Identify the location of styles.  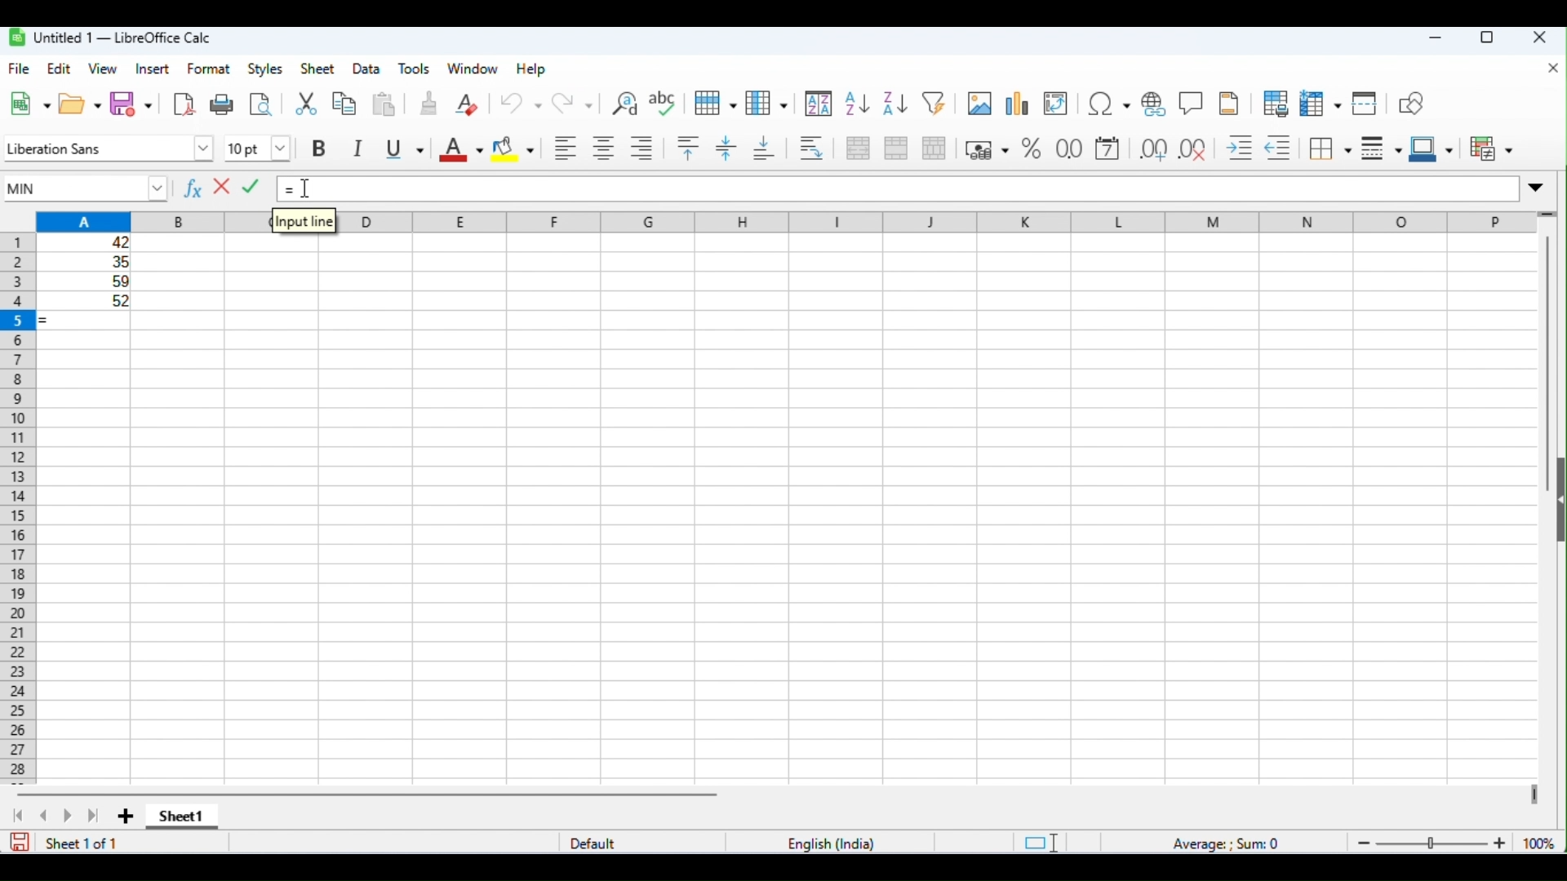
(265, 69).